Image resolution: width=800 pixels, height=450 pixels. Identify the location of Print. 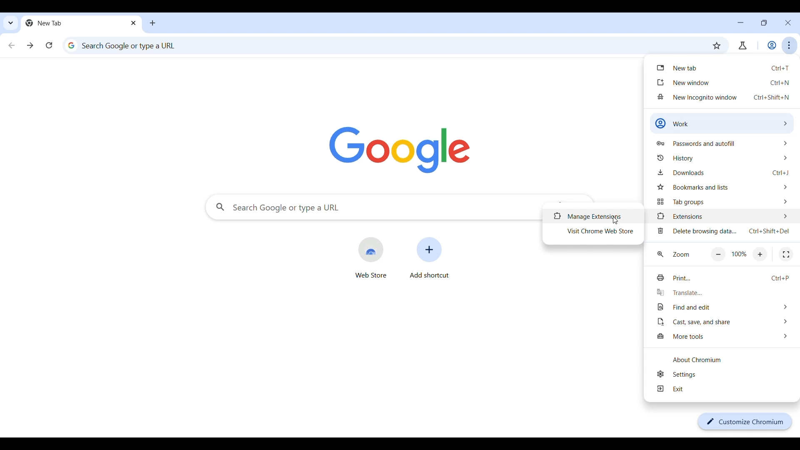
(723, 278).